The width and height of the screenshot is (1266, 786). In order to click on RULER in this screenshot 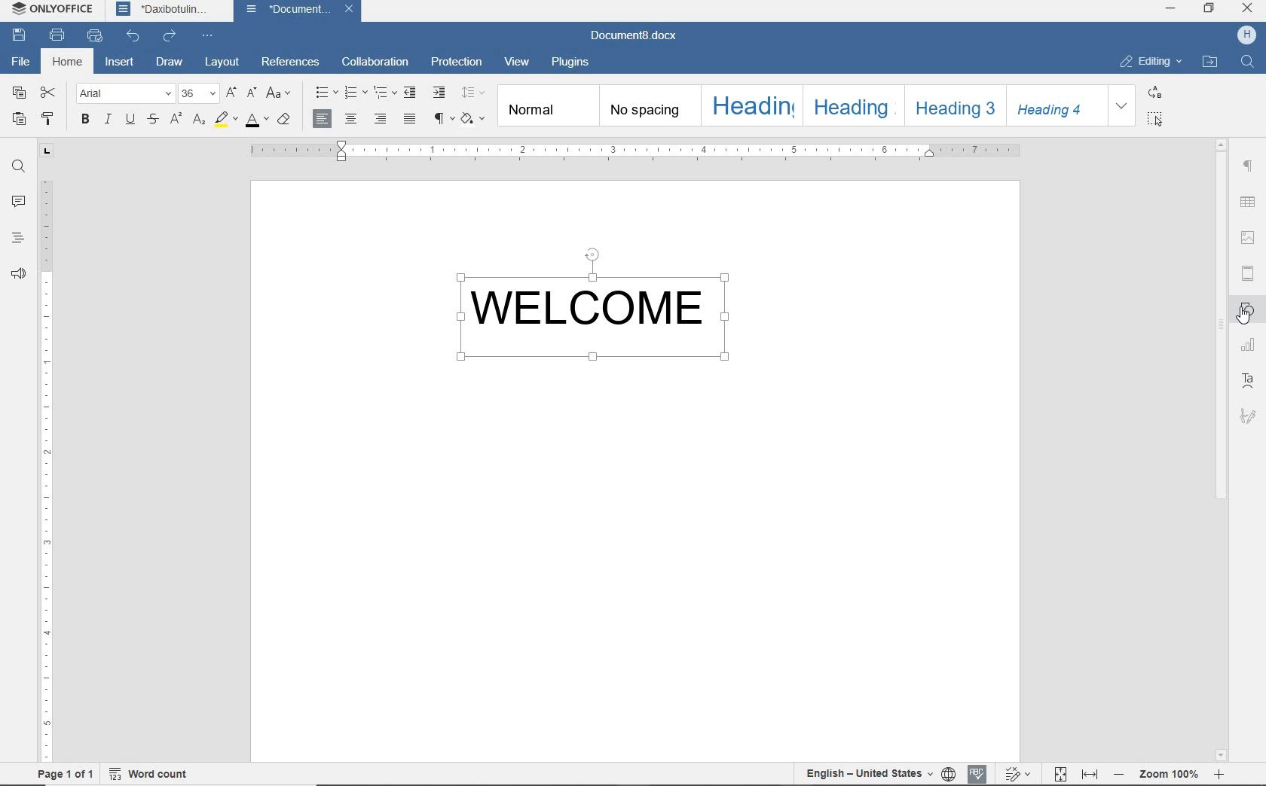, I will do `click(47, 465)`.